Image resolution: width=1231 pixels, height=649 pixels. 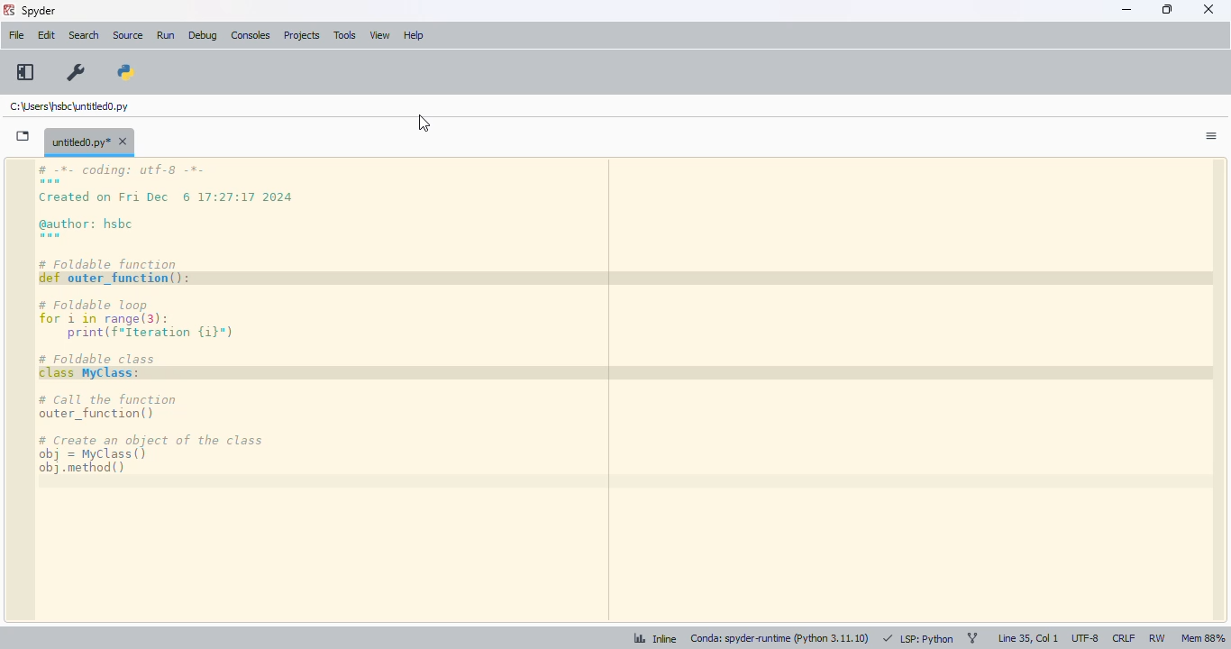 What do you see at coordinates (85, 35) in the screenshot?
I see `search` at bounding box center [85, 35].